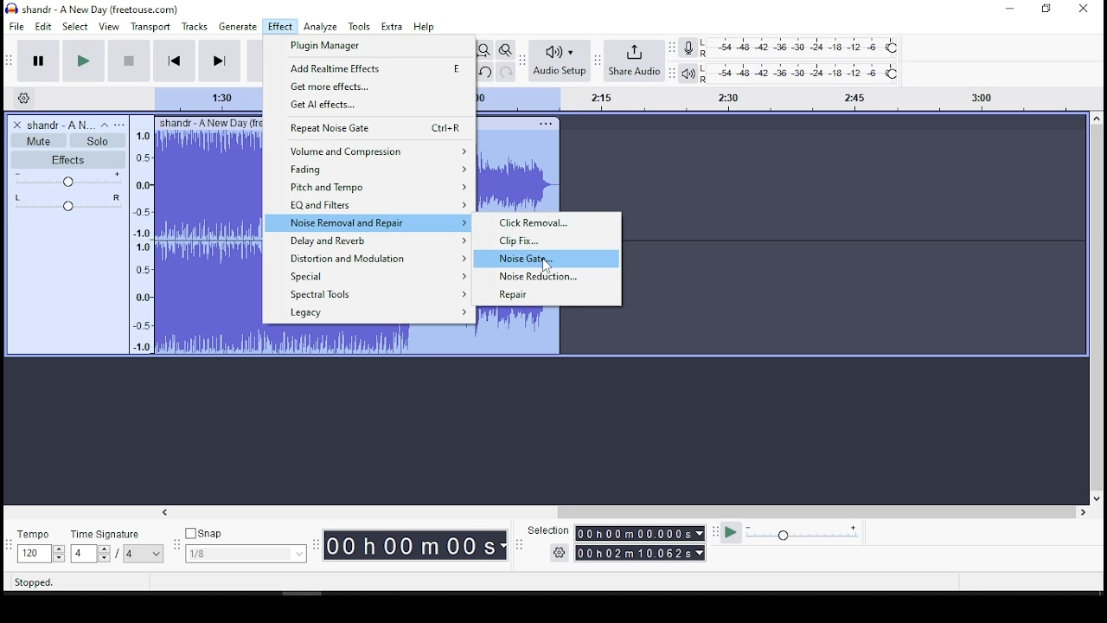 This screenshot has width=1107, height=623. Describe the element at coordinates (368, 204) in the screenshot. I see `EQ and filter` at that location.